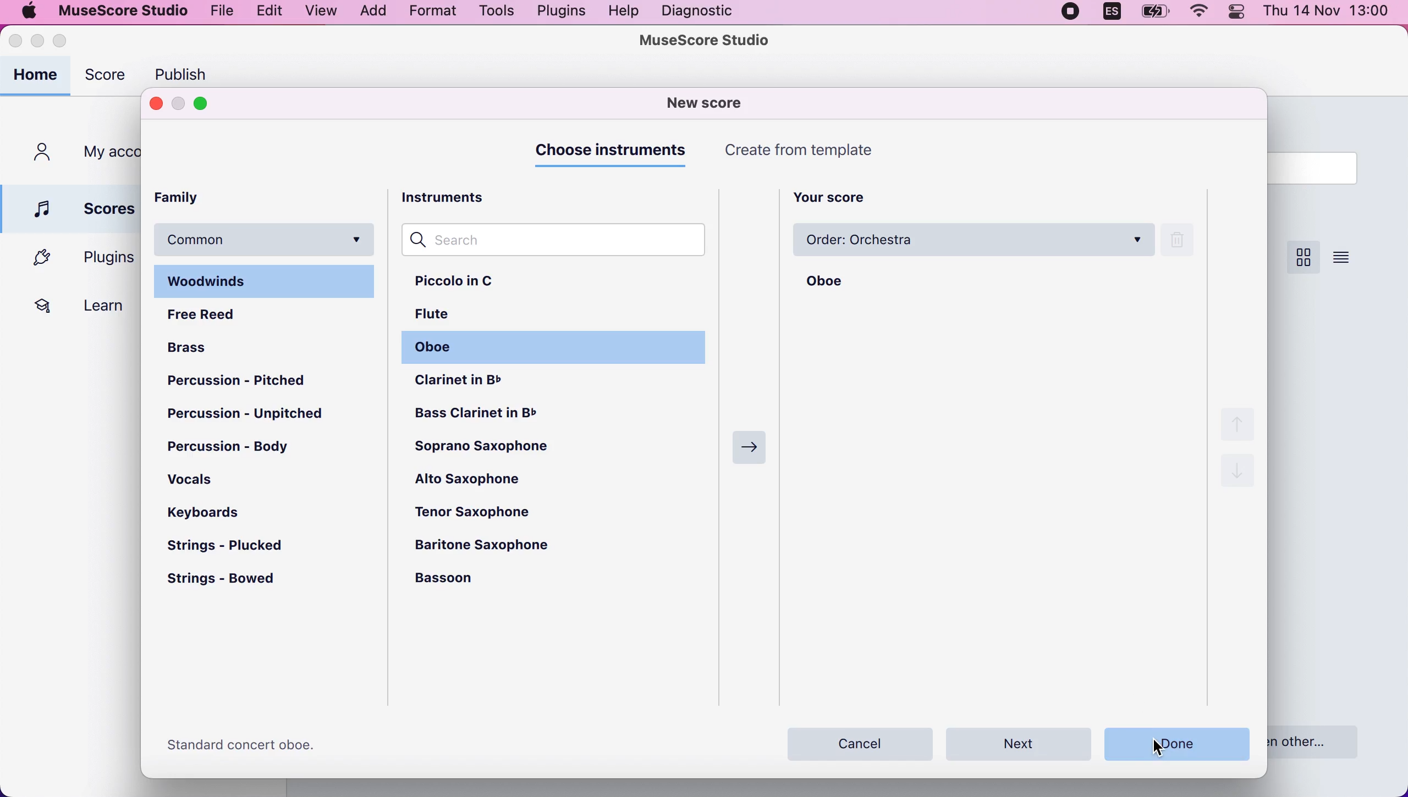 The image size is (1408, 797). I want to click on new score, so click(710, 103).